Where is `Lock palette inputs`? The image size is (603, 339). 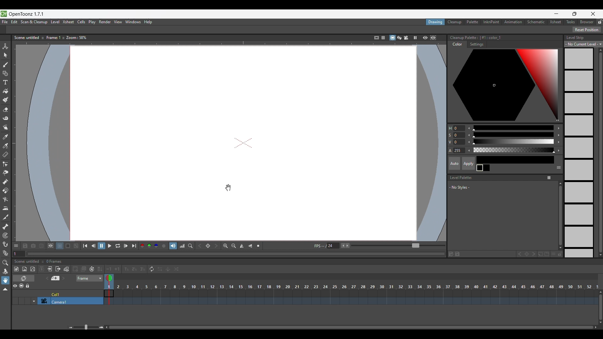 Lock palette inputs is located at coordinates (560, 254).